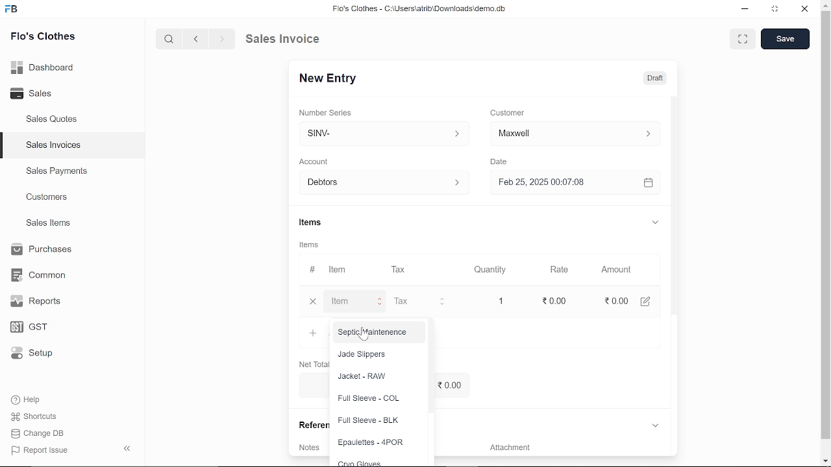 This screenshot has width=831, height=467. I want to click on search, so click(171, 40).